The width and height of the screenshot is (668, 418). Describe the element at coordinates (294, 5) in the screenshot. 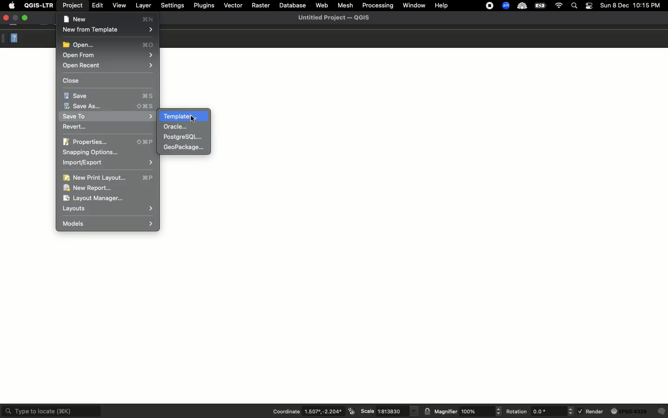

I see `Database` at that location.